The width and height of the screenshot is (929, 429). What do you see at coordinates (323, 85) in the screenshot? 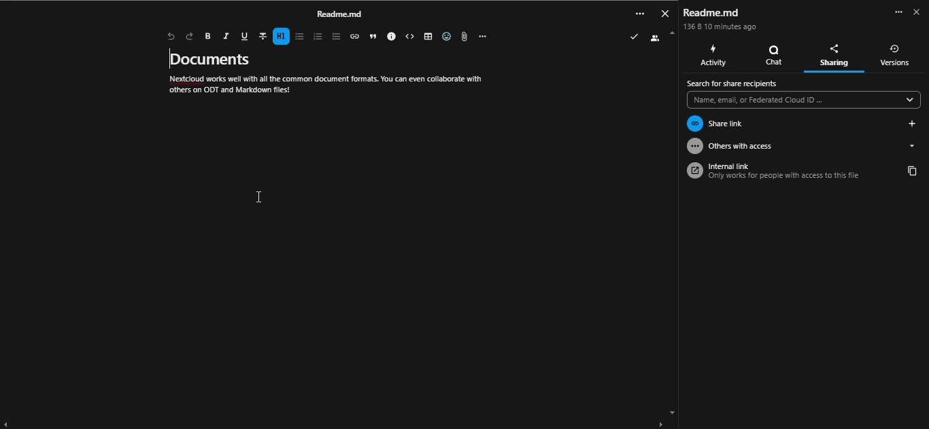
I see `Nextcloud works wel with all the common document formats. You can even collaborate with
others on ODT and Markdown files!` at bounding box center [323, 85].